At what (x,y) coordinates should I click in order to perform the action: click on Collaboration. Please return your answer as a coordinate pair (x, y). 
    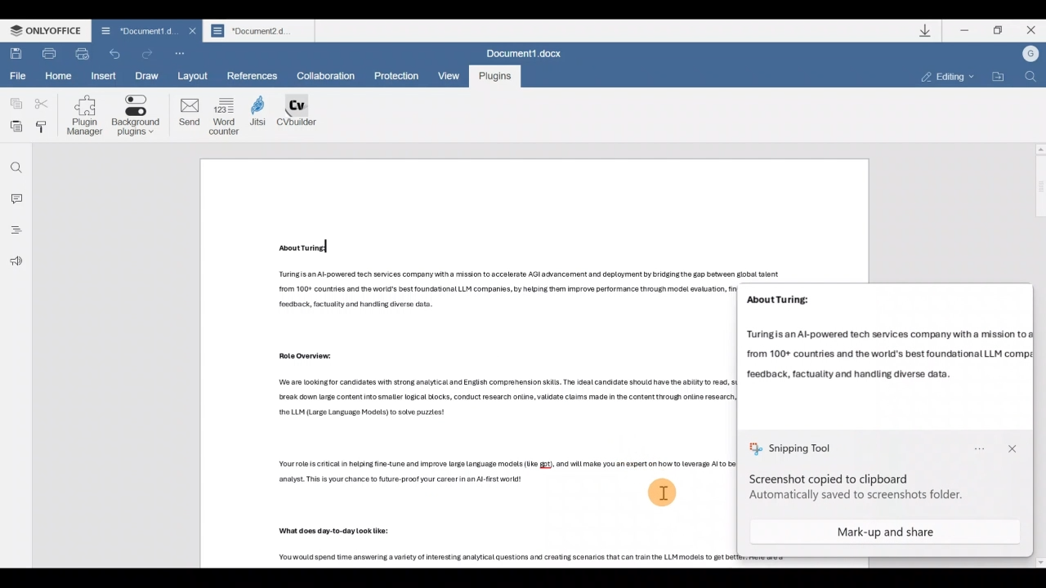
    Looking at the image, I should click on (324, 74).